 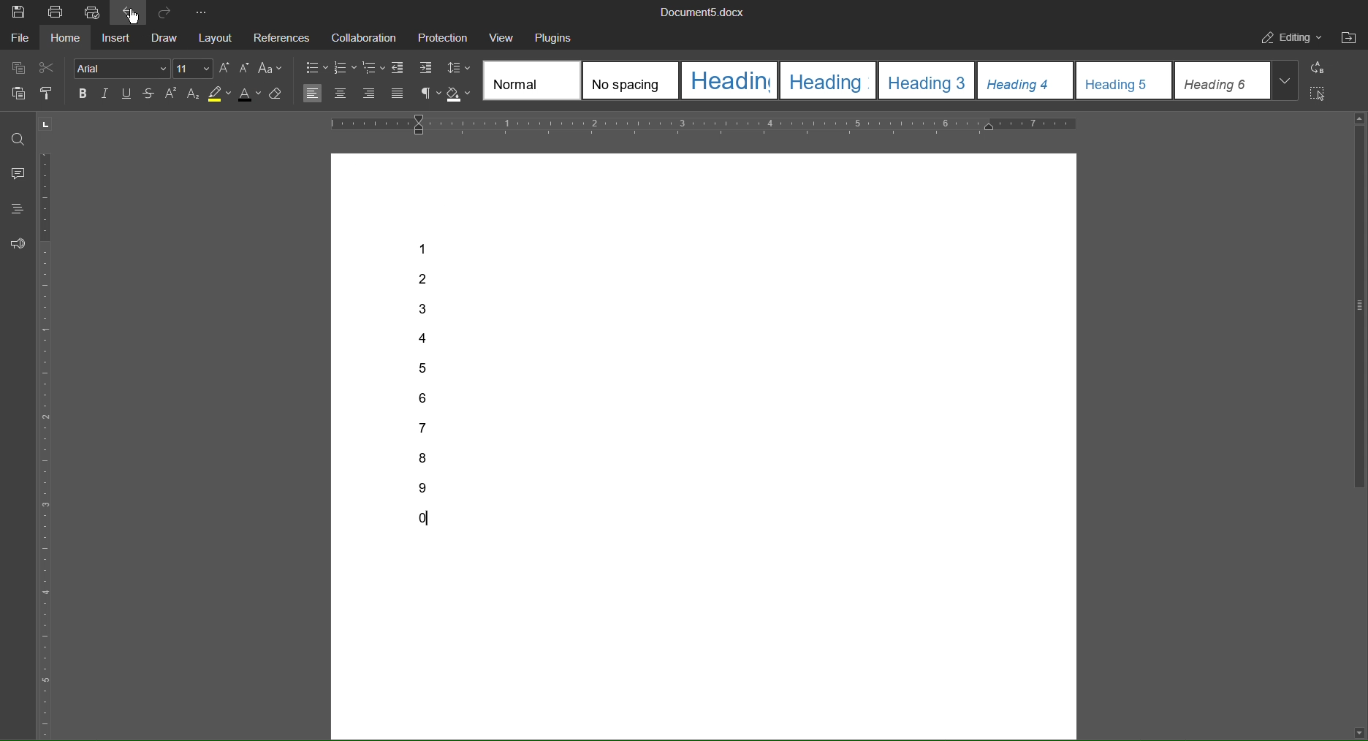 What do you see at coordinates (459, 95) in the screenshot?
I see `Shadow` at bounding box center [459, 95].